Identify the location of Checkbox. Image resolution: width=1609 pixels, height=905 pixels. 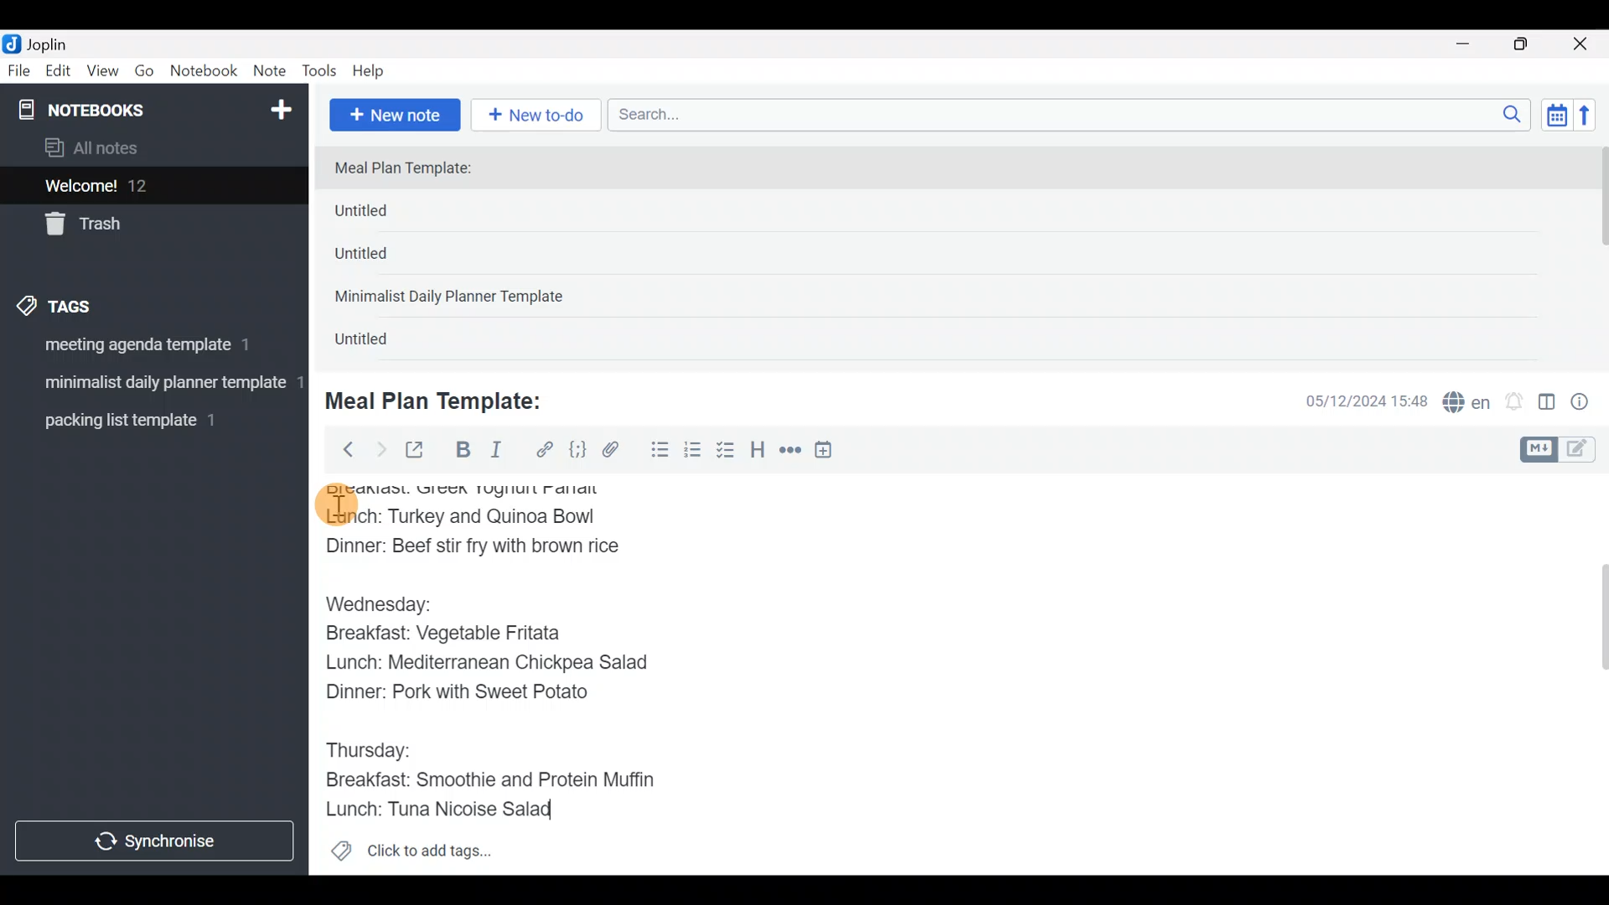
(727, 452).